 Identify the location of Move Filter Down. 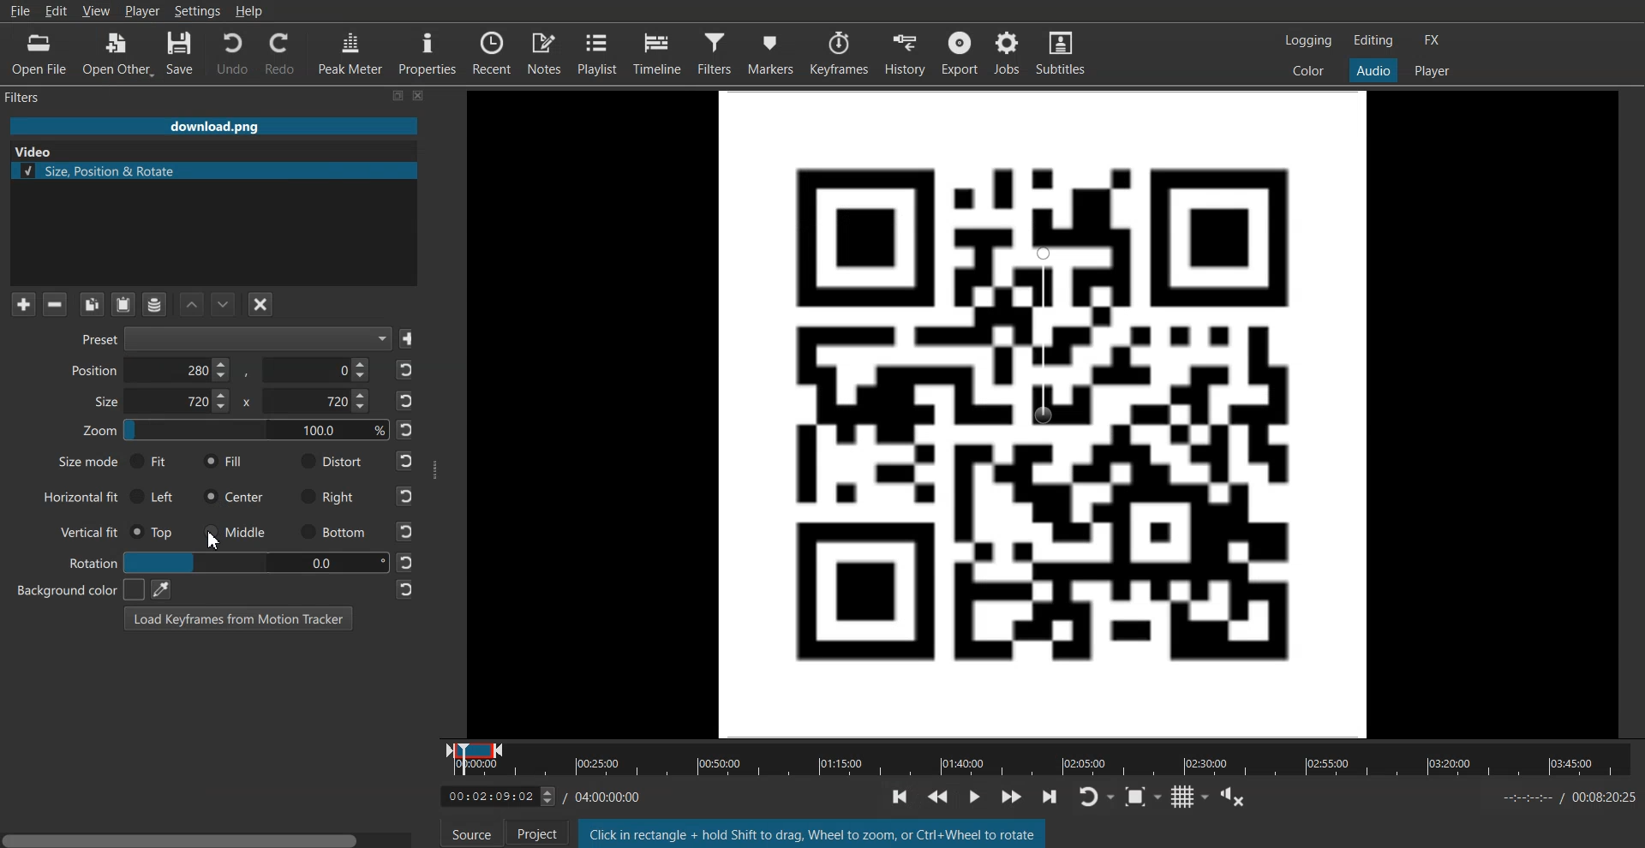
(224, 304).